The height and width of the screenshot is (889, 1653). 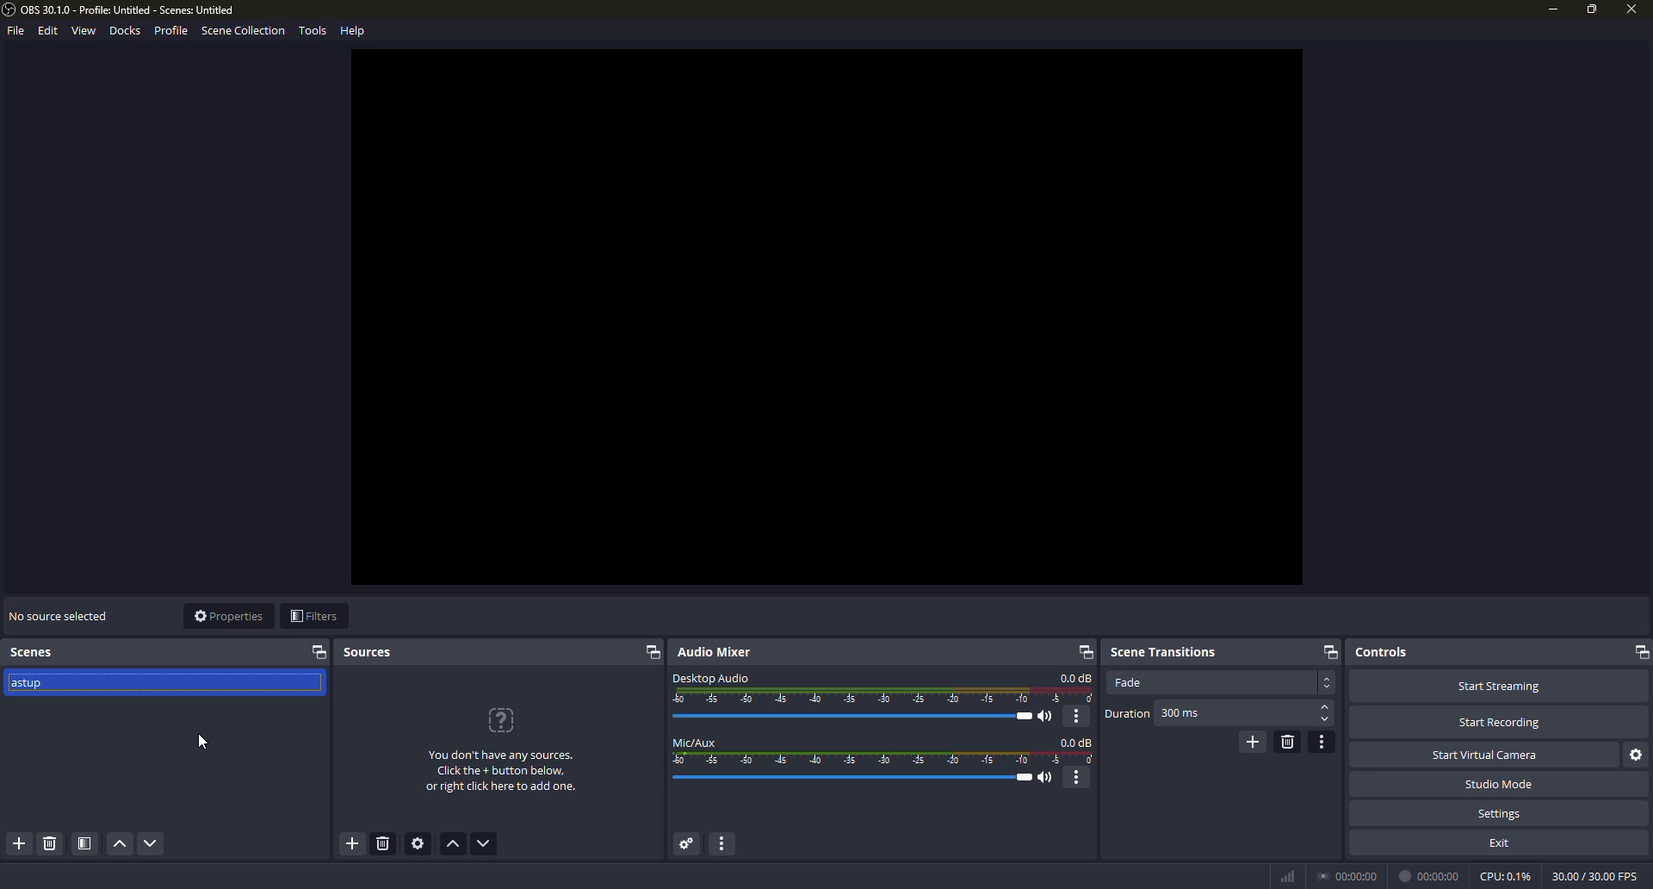 I want to click on properties, so click(x=228, y=616).